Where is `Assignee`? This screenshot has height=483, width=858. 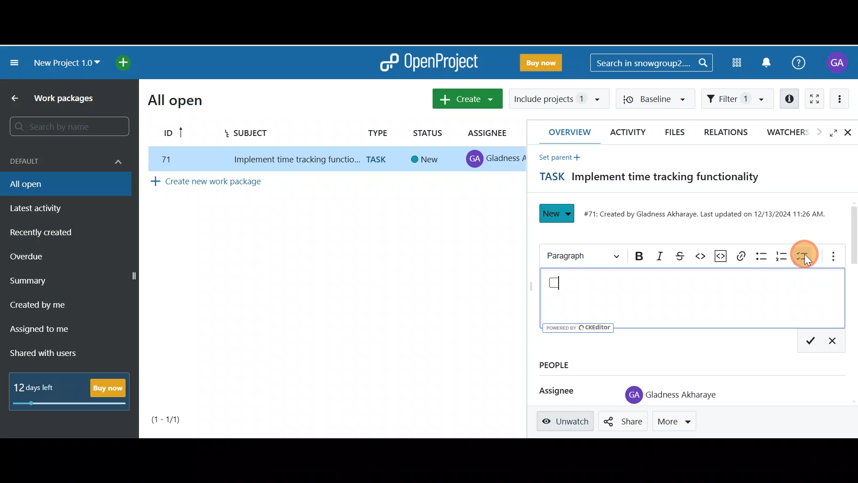 Assignee is located at coordinates (490, 133).